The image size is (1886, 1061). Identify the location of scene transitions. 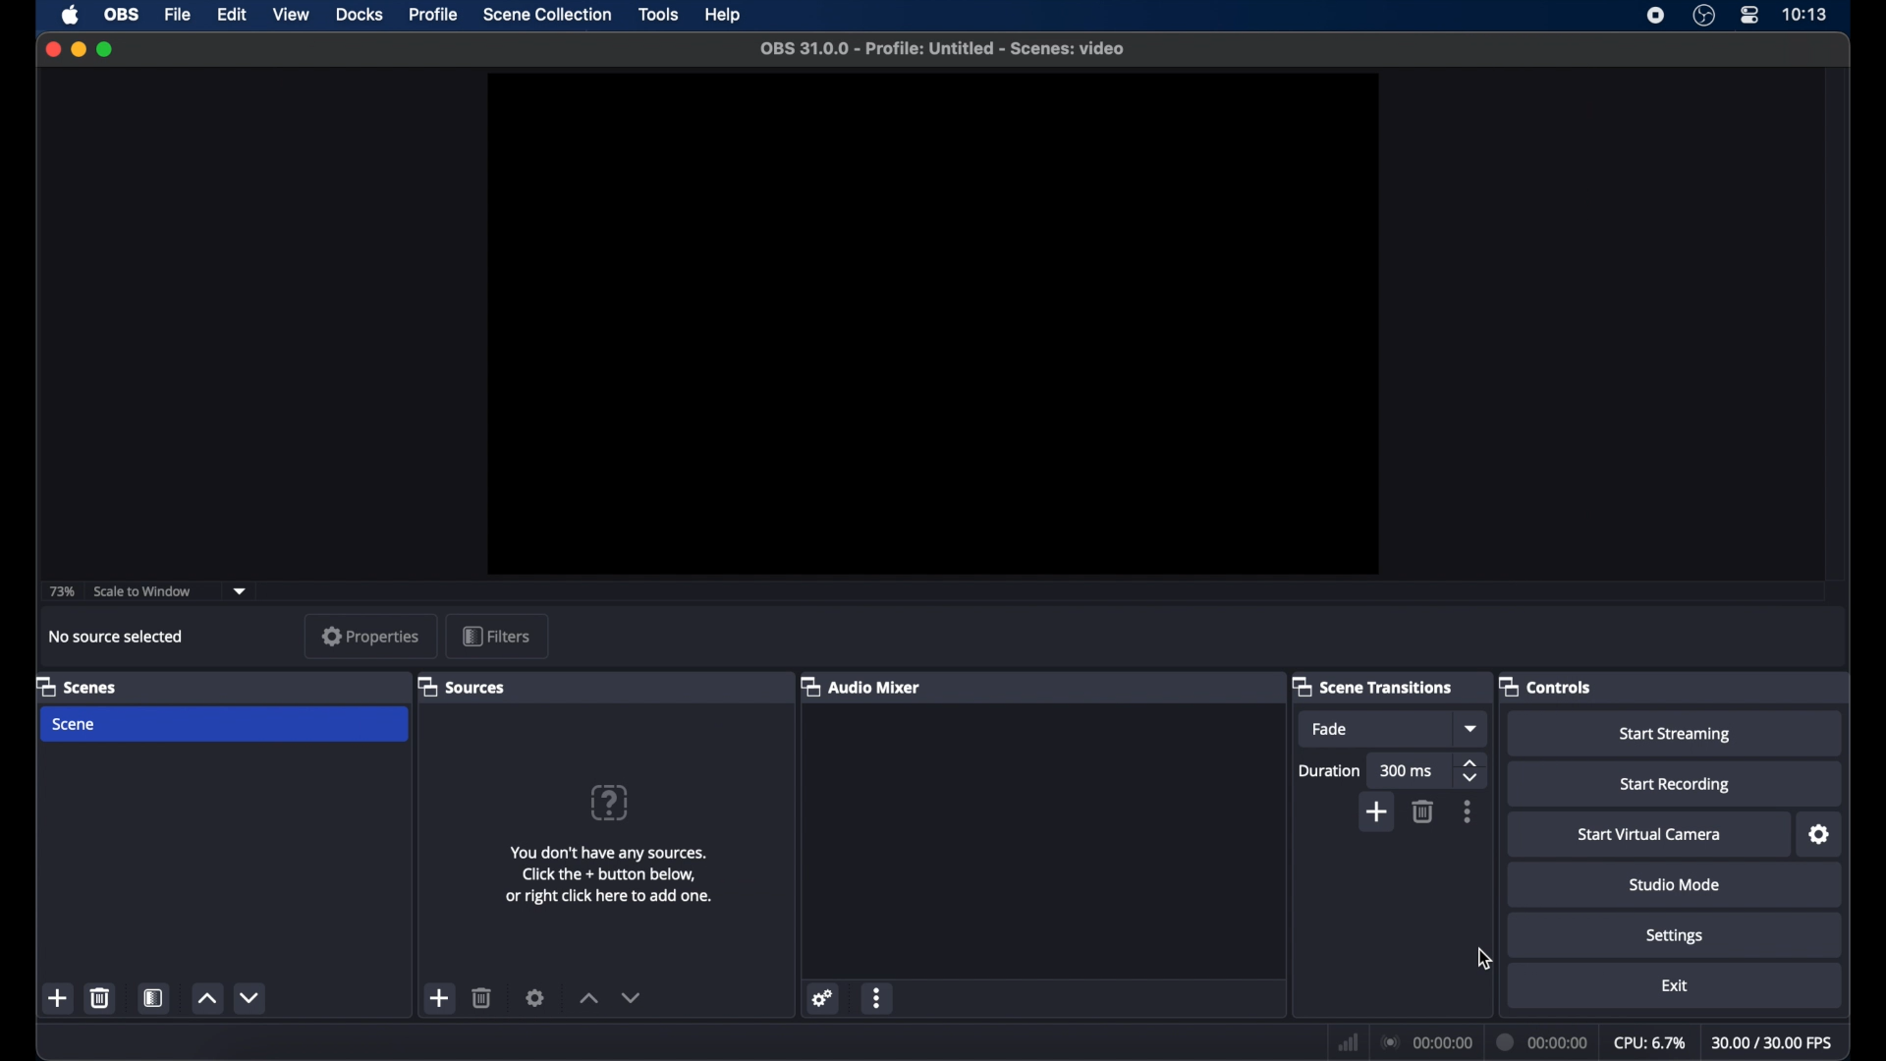
(1373, 686).